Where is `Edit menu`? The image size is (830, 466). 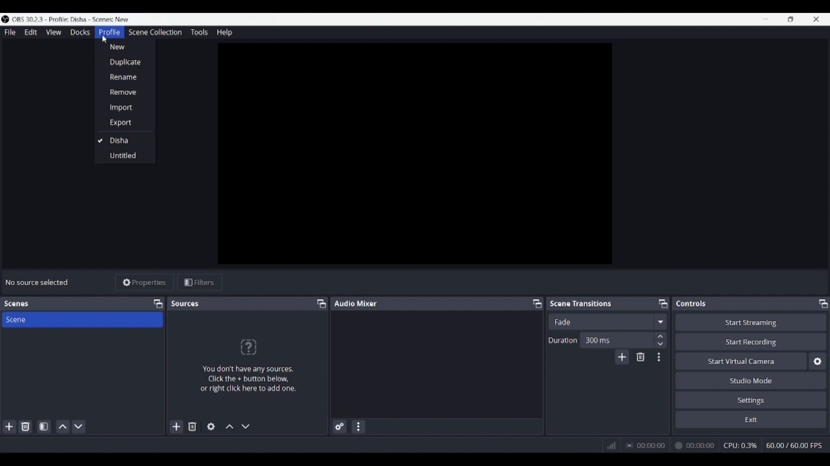 Edit menu is located at coordinates (30, 32).